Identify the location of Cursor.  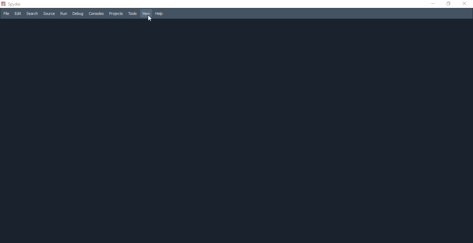
(150, 18).